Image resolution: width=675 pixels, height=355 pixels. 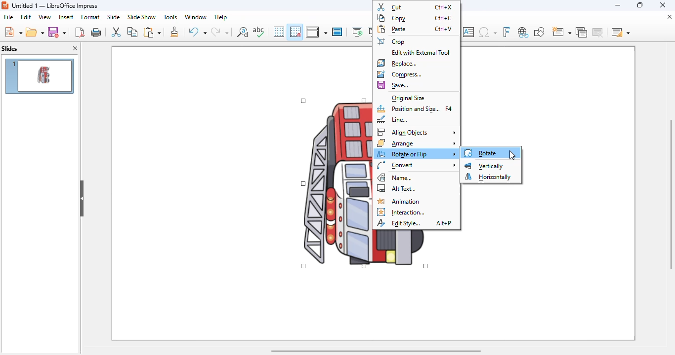 I want to click on logo, so click(x=5, y=5).